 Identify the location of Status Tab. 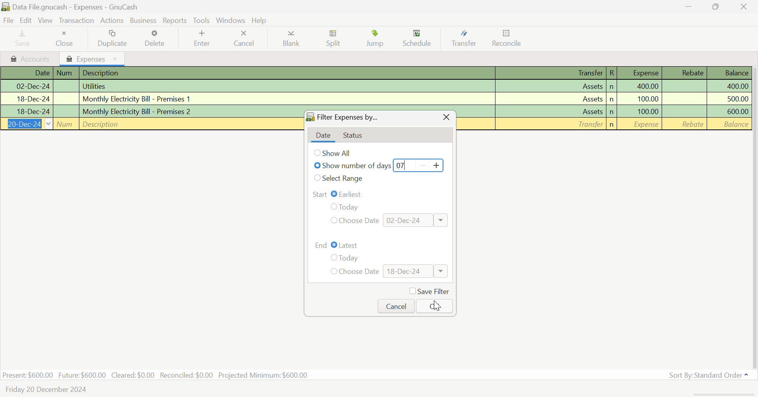
(353, 135).